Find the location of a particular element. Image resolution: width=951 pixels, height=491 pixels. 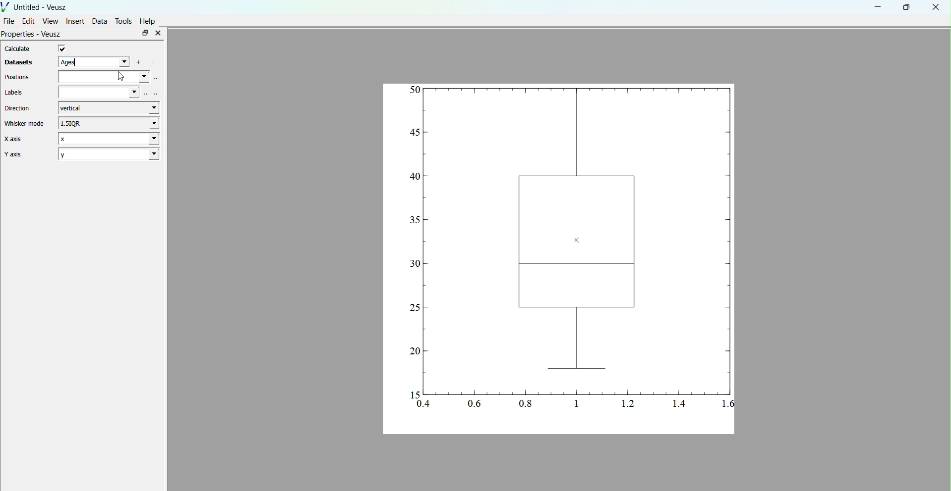

Calculate is located at coordinates (20, 50).